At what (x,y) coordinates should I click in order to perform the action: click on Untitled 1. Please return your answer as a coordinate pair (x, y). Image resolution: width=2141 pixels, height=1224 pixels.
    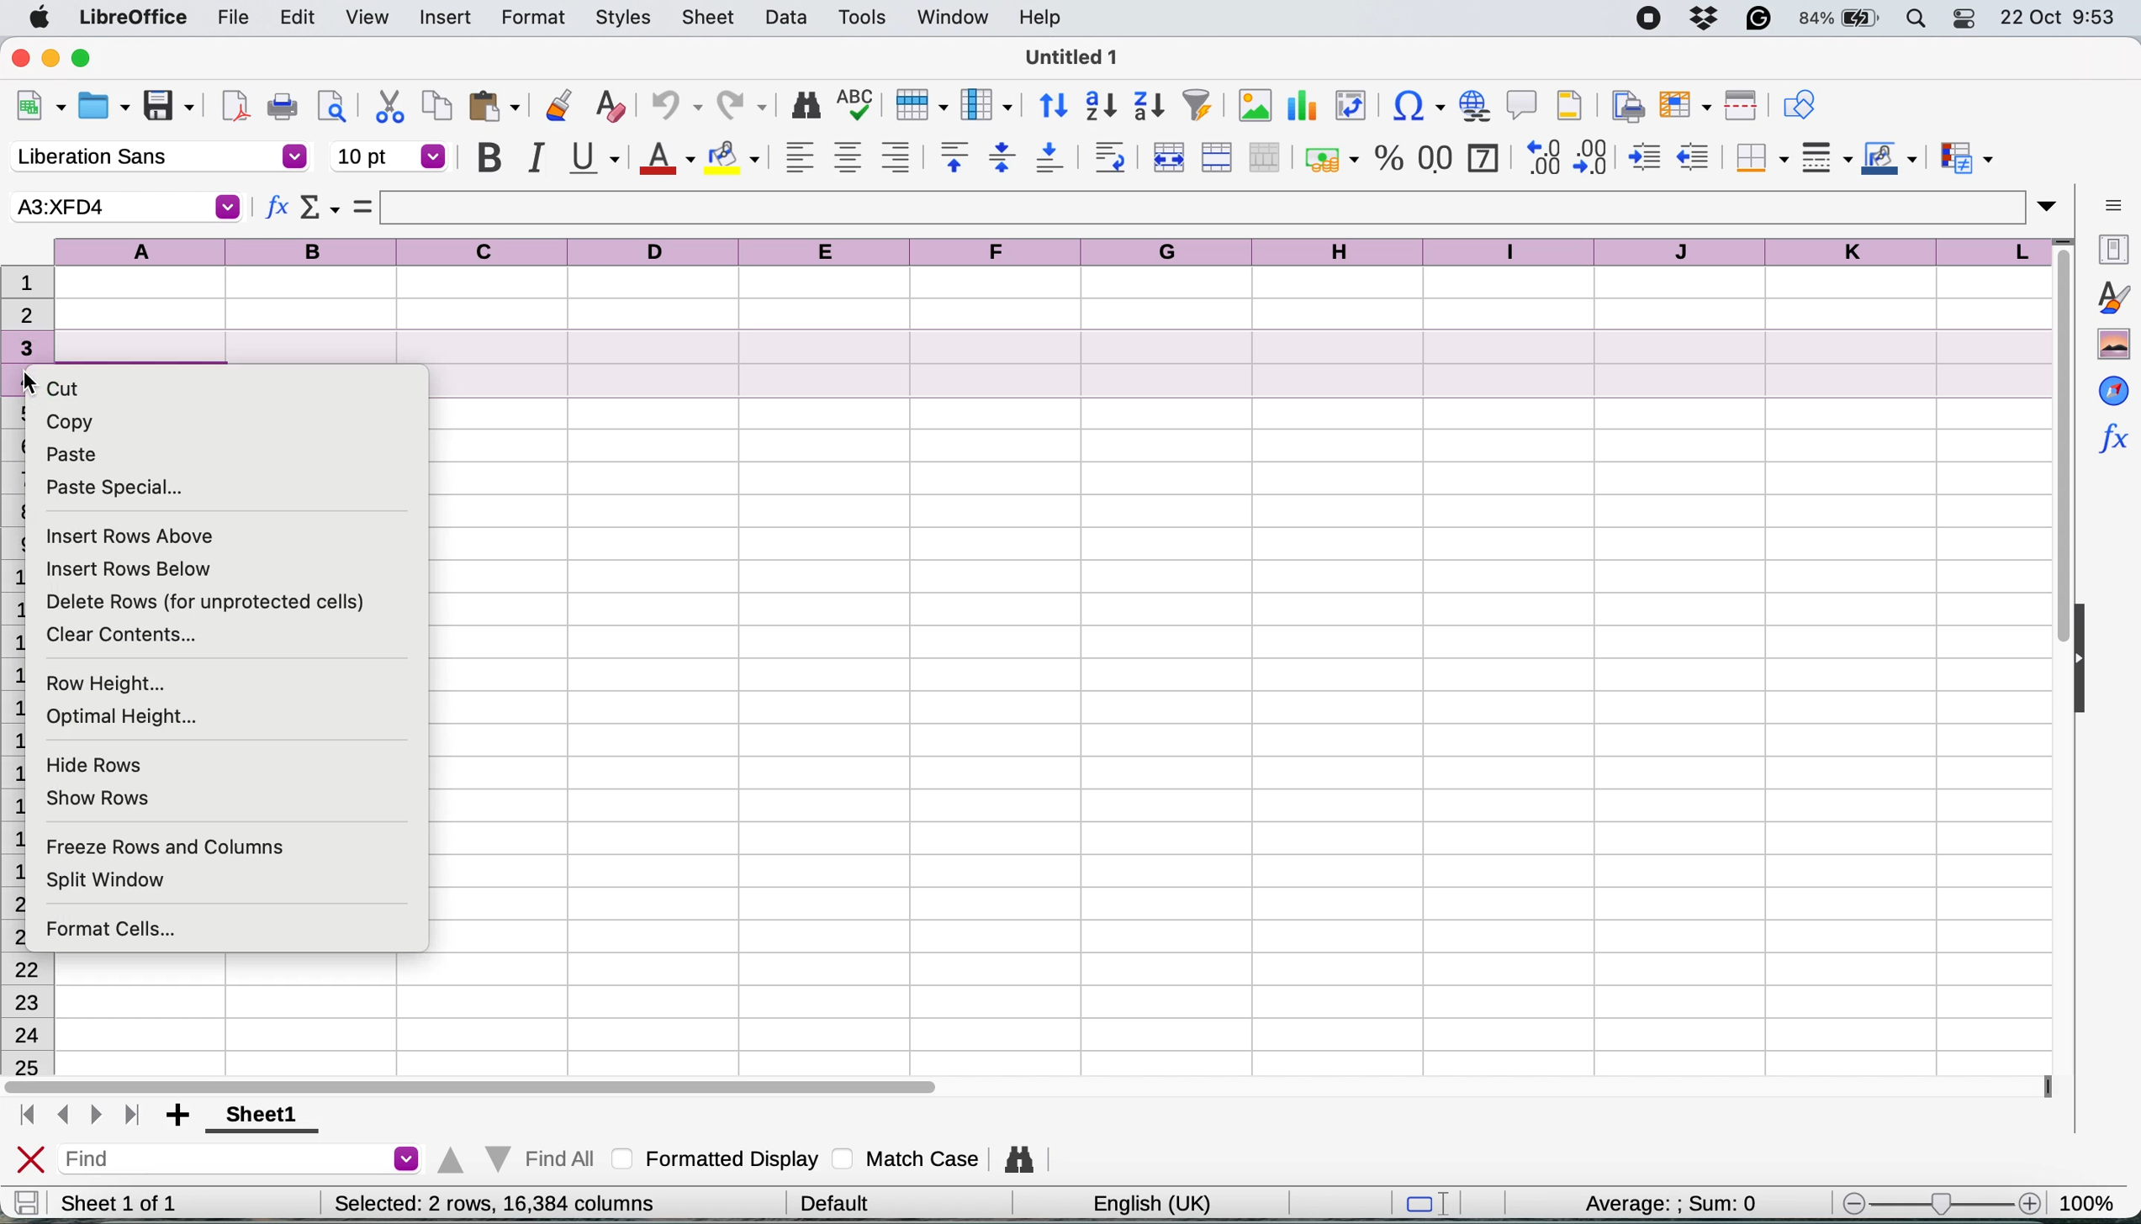
    Looking at the image, I should click on (1067, 56).